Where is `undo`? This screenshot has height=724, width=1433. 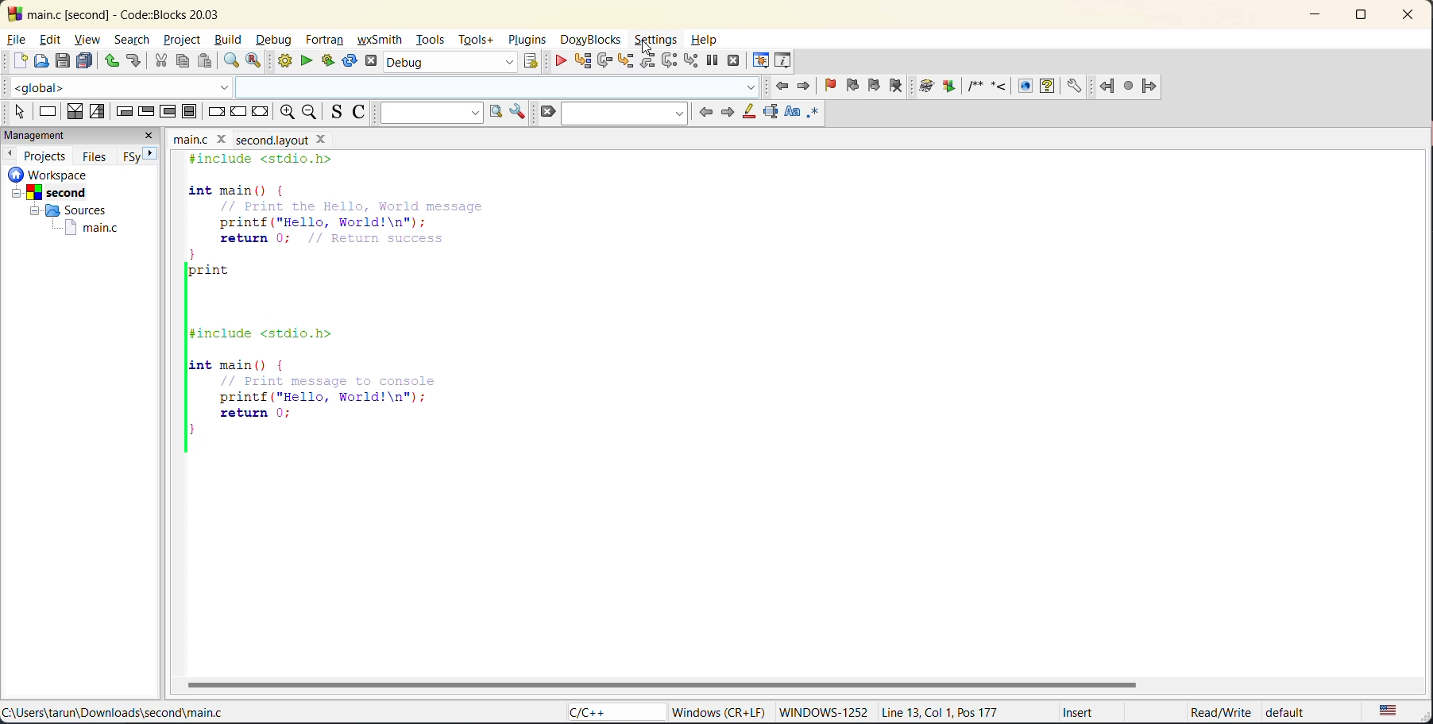
undo is located at coordinates (110, 60).